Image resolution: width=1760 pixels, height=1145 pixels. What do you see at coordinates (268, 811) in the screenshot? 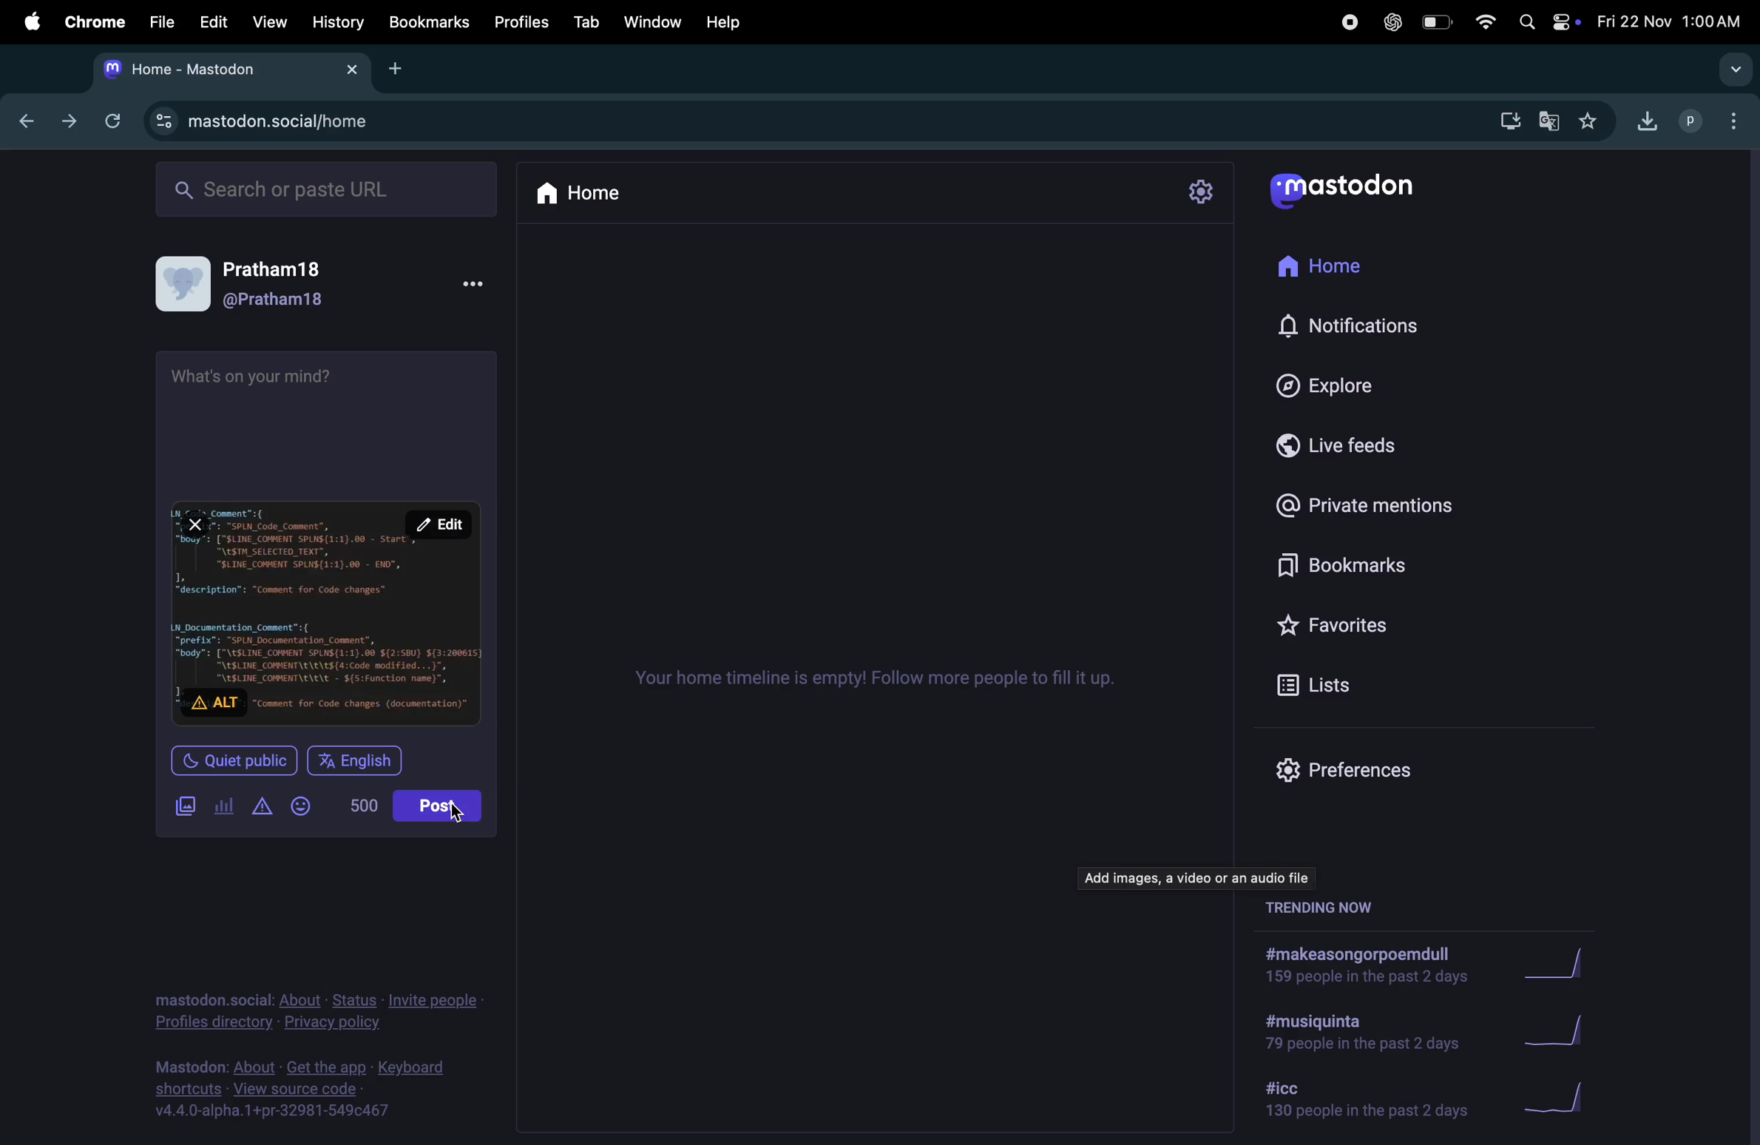
I see `content warning` at bounding box center [268, 811].